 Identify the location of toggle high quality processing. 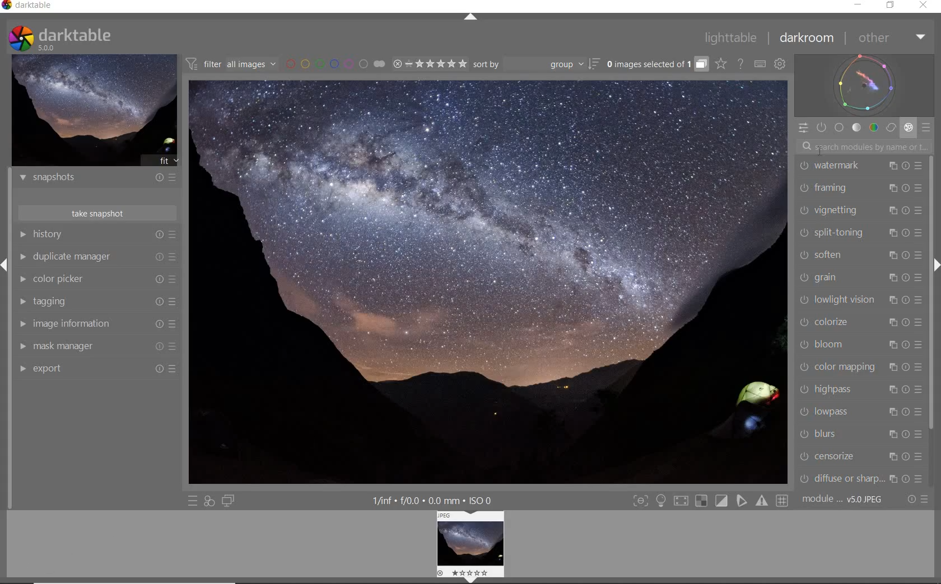
(684, 503).